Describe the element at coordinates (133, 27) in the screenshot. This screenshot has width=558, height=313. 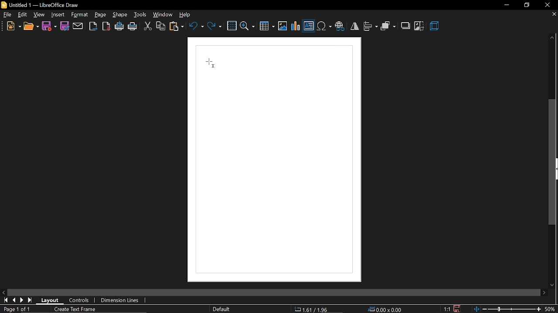
I see `print` at that location.